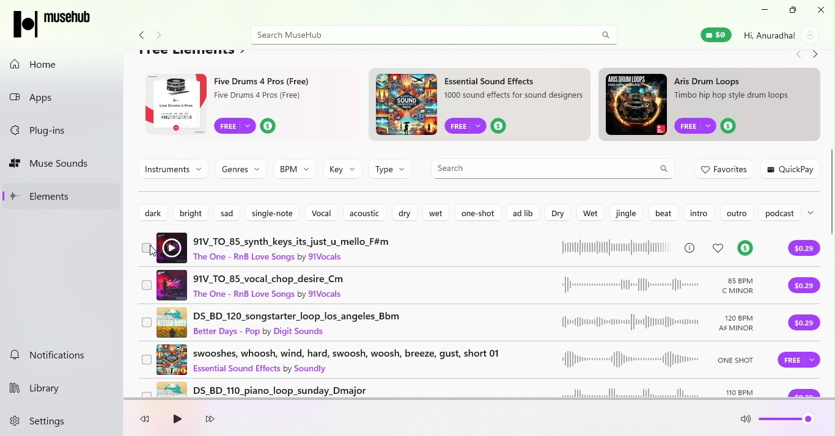  I want to click on Jingle, so click(625, 213).